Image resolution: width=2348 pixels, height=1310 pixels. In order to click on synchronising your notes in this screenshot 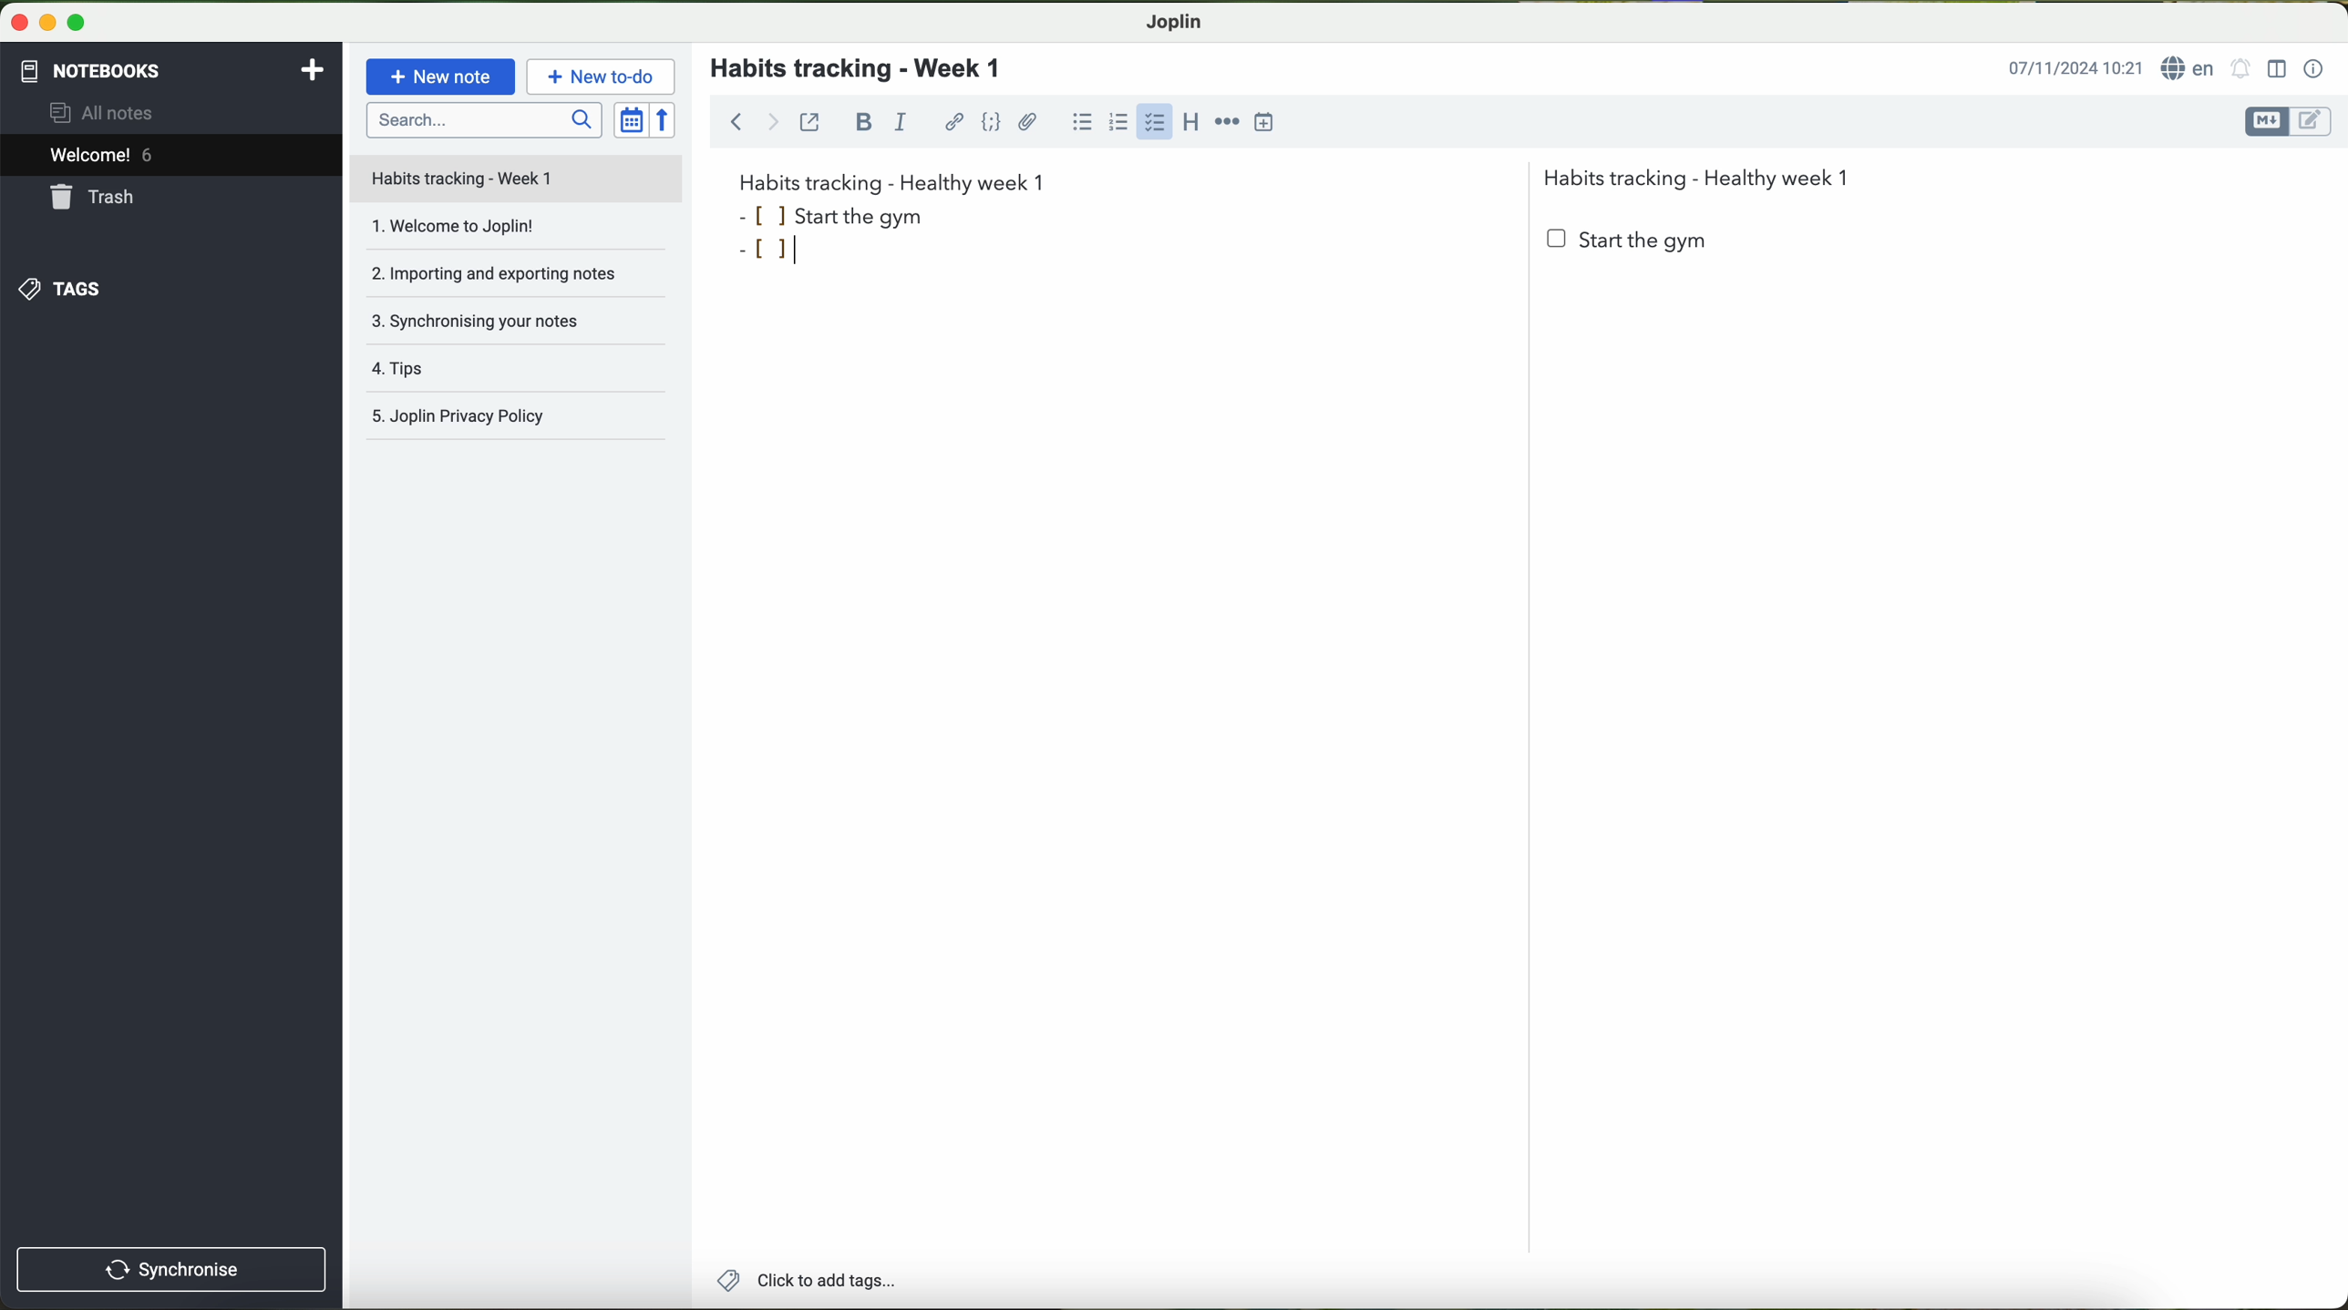, I will do `click(523, 327)`.